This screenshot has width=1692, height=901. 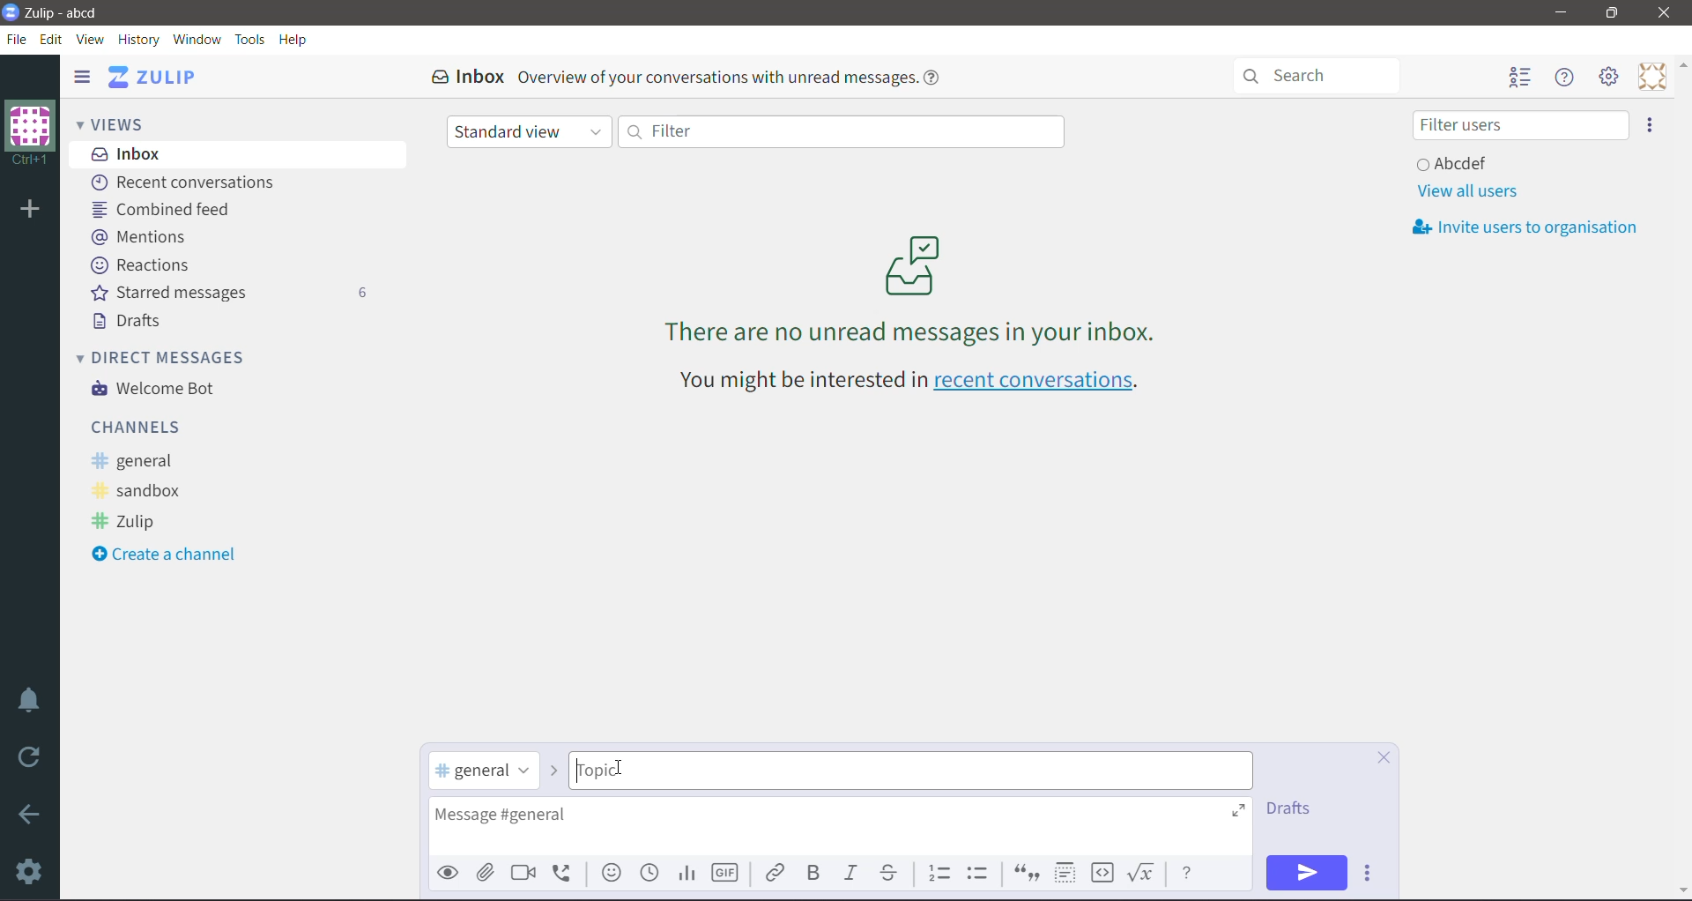 What do you see at coordinates (1187, 871) in the screenshot?
I see `Message Formatting` at bounding box center [1187, 871].